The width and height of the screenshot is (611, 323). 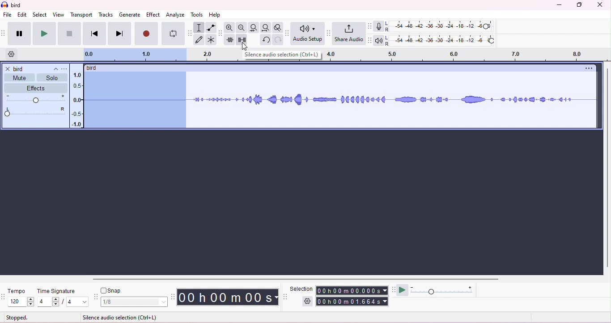 What do you see at coordinates (578, 5) in the screenshot?
I see `maximize` at bounding box center [578, 5].